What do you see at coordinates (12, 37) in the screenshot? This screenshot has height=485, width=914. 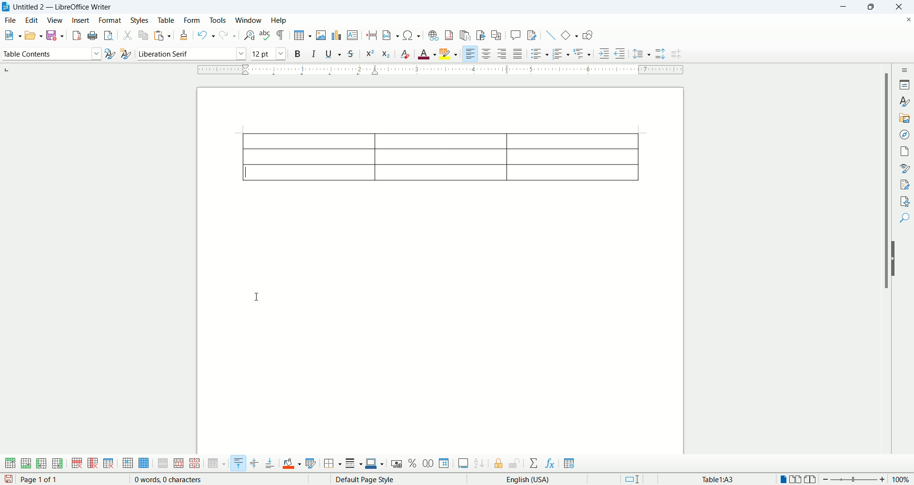 I see `new` at bounding box center [12, 37].